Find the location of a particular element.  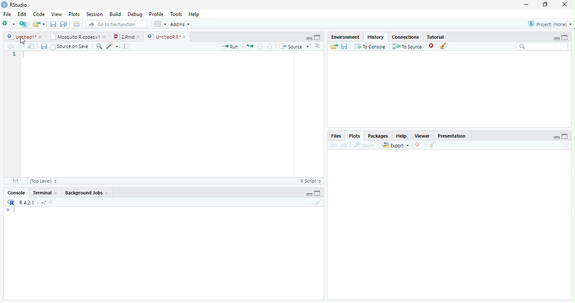

New file is located at coordinates (8, 24).